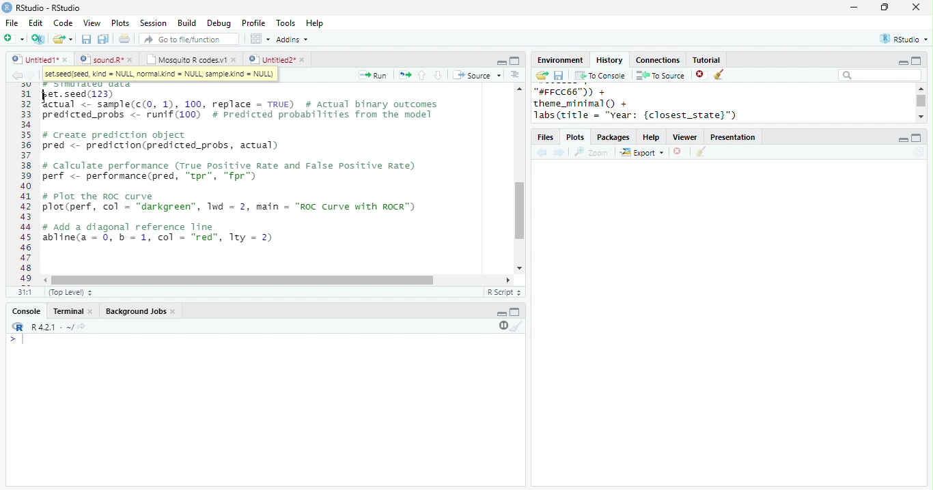  I want to click on R 4.2.1 .~/, so click(50, 328).